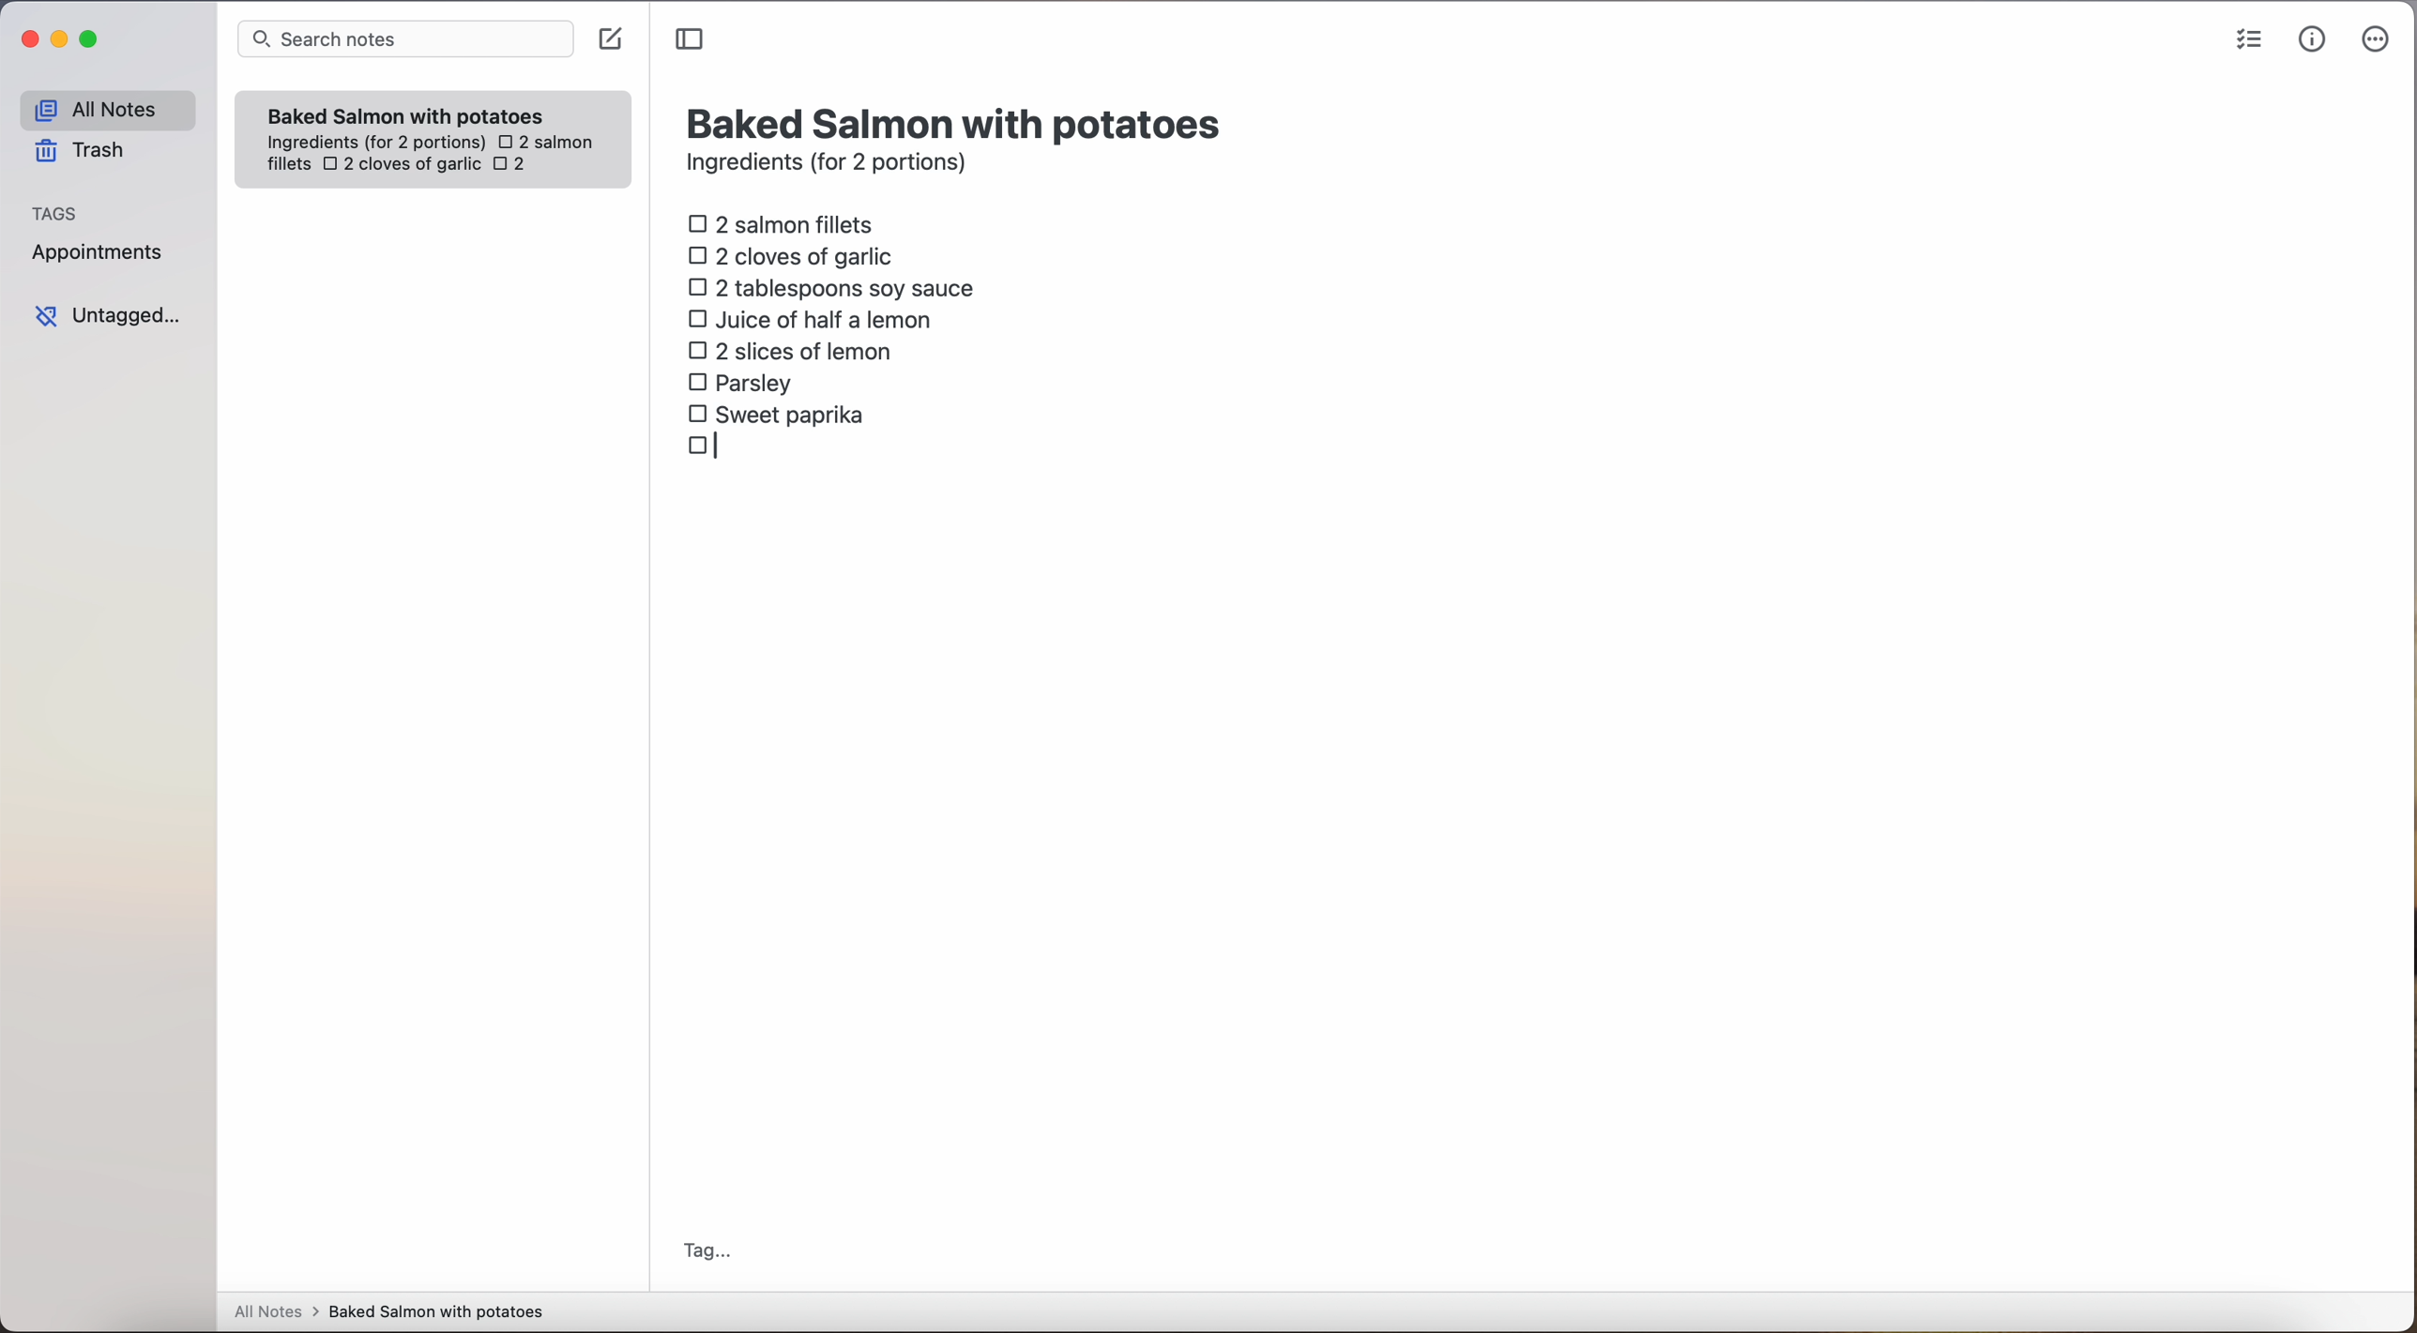  Describe the element at coordinates (92, 38) in the screenshot. I see `maximize` at that location.